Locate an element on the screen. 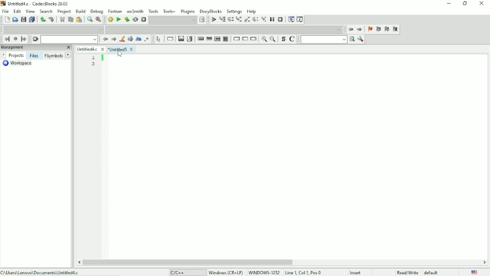 This screenshot has height=276, width=490. Stop debugger is located at coordinates (280, 19).